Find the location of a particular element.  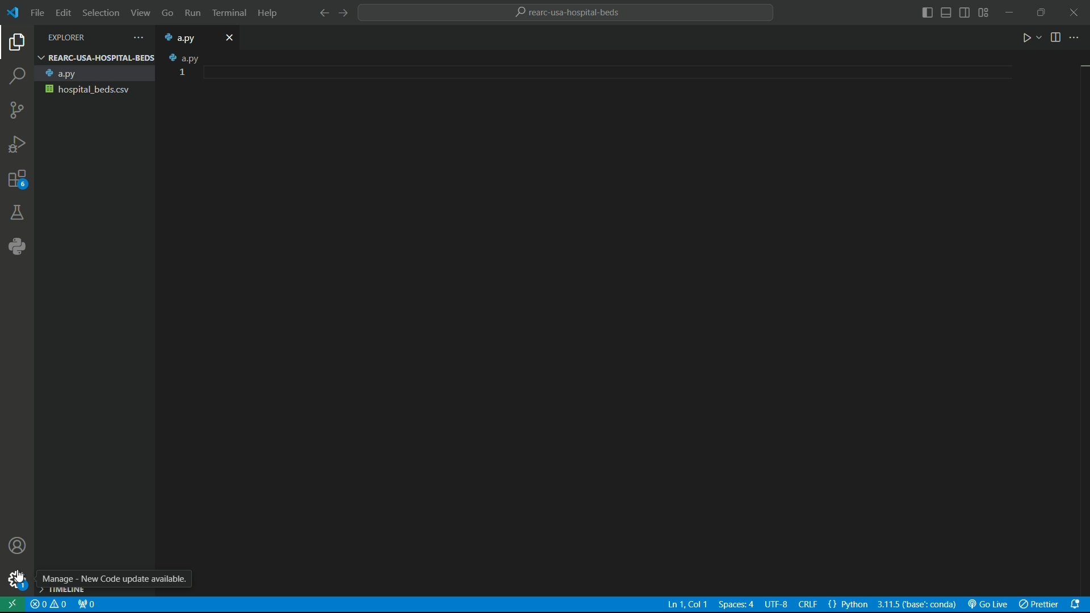

close file is located at coordinates (230, 37).